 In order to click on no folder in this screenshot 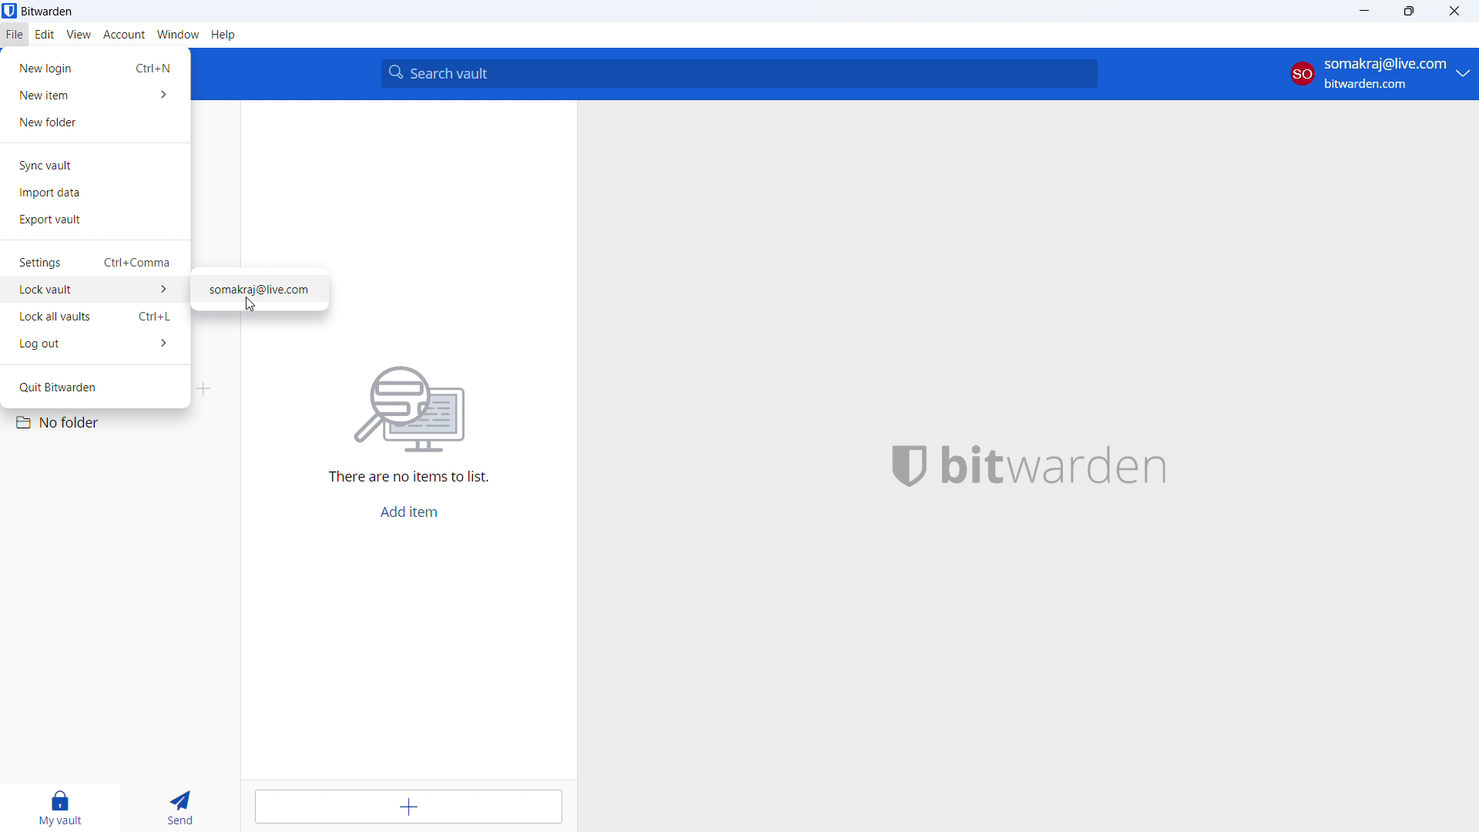, I will do `click(116, 423)`.